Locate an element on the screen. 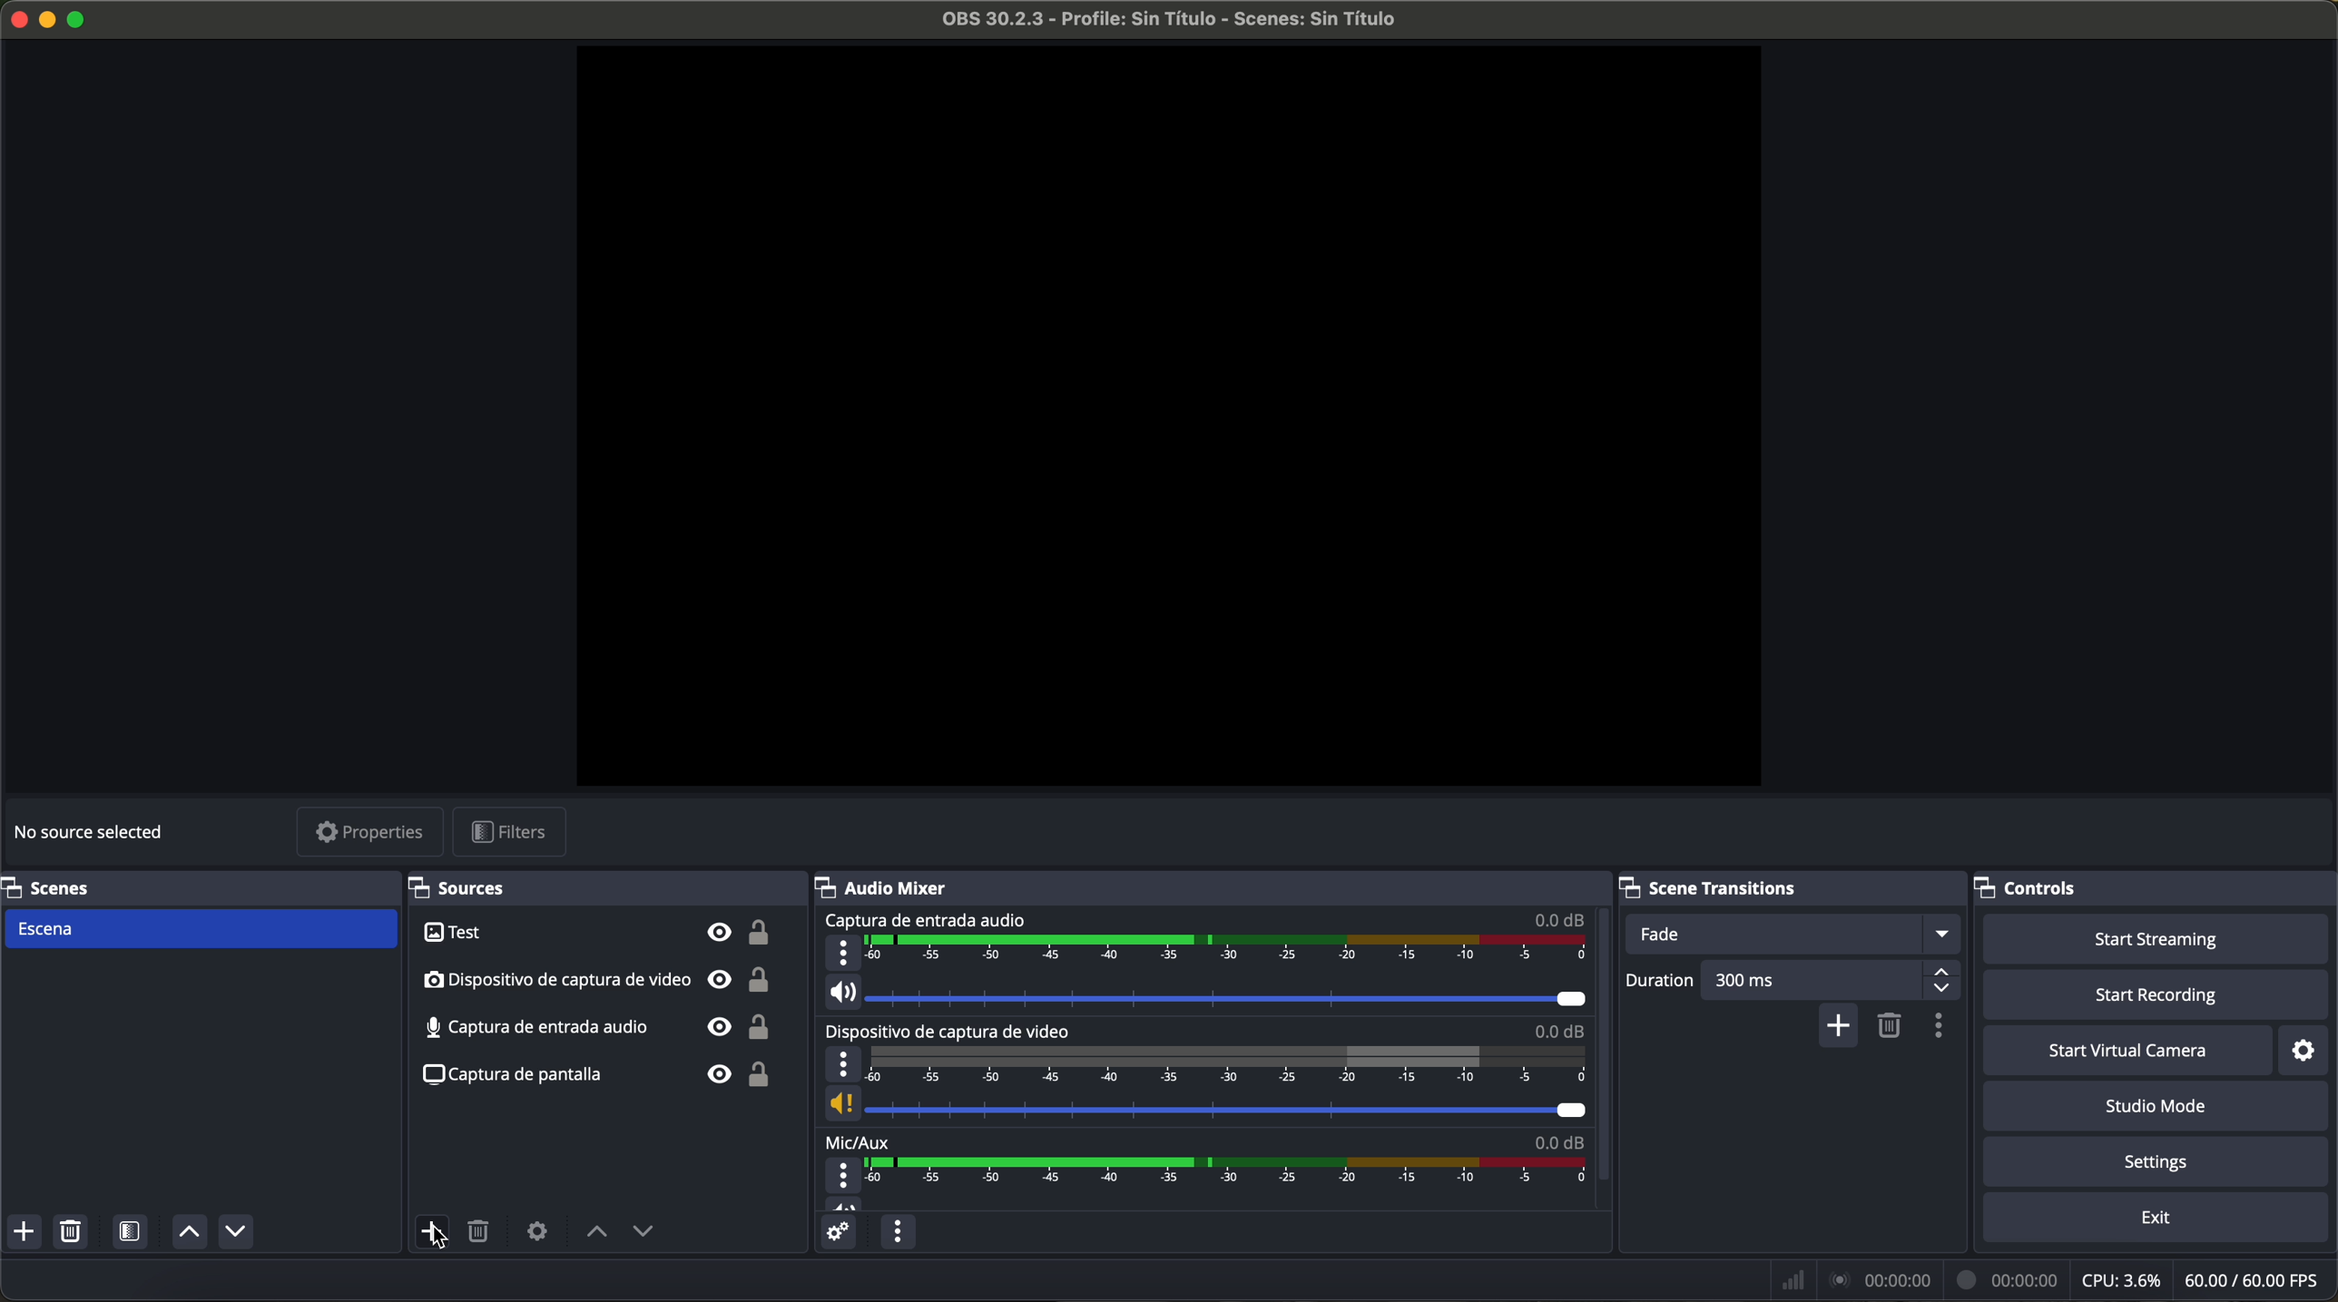  settings is located at coordinates (2158, 1161).